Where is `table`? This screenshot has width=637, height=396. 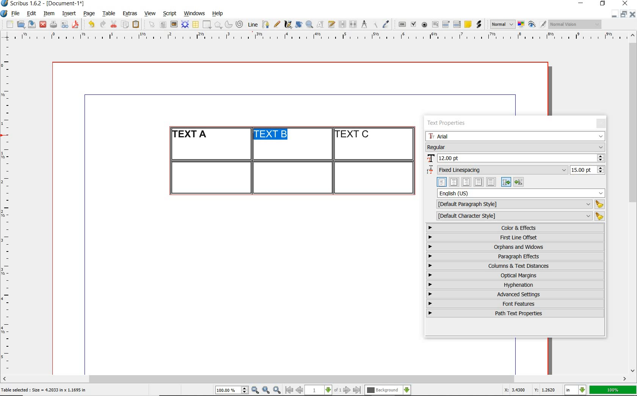 table is located at coordinates (109, 14).